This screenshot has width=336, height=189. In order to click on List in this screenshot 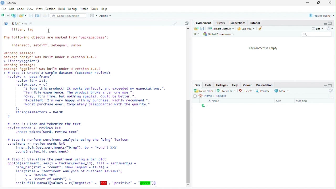, I will do `click(317, 28)`.